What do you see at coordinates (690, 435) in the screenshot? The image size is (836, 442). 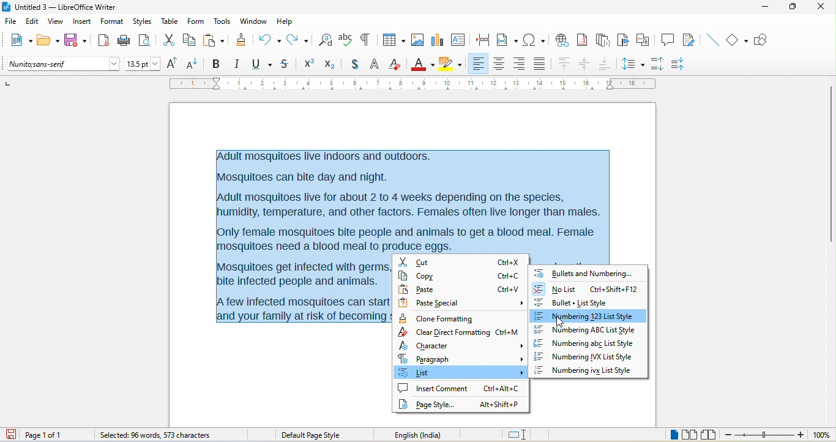 I see `multiple page view` at bounding box center [690, 435].